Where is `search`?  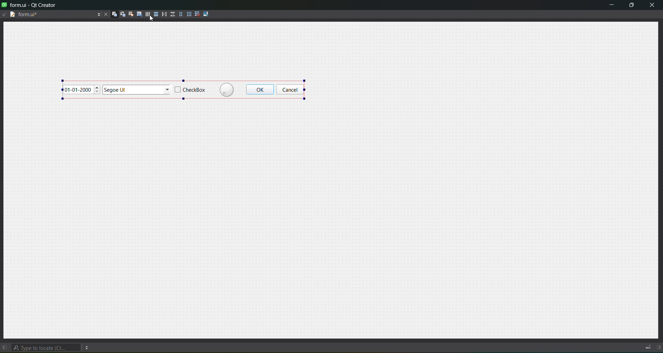
search is located at coordinates (46, 346).